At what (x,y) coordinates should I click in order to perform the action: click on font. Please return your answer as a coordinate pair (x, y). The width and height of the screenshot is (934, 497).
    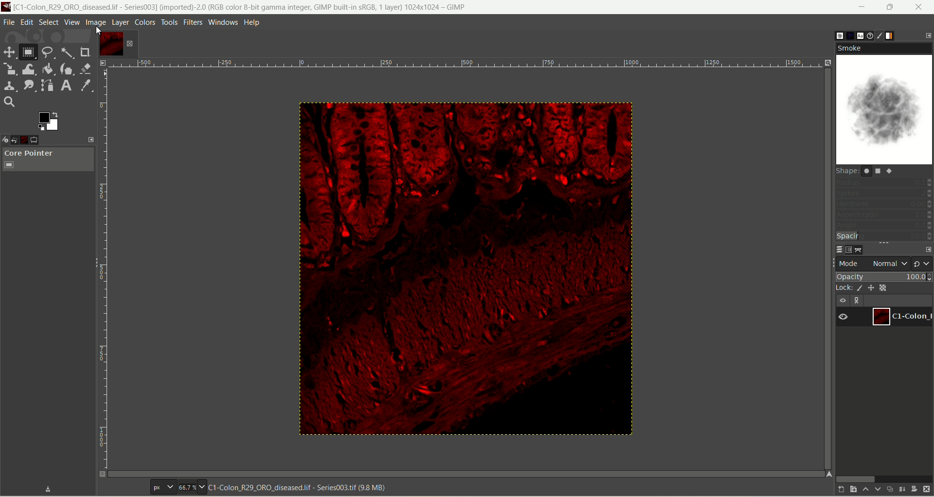
    Looking at the image, I should click on (861, 35).